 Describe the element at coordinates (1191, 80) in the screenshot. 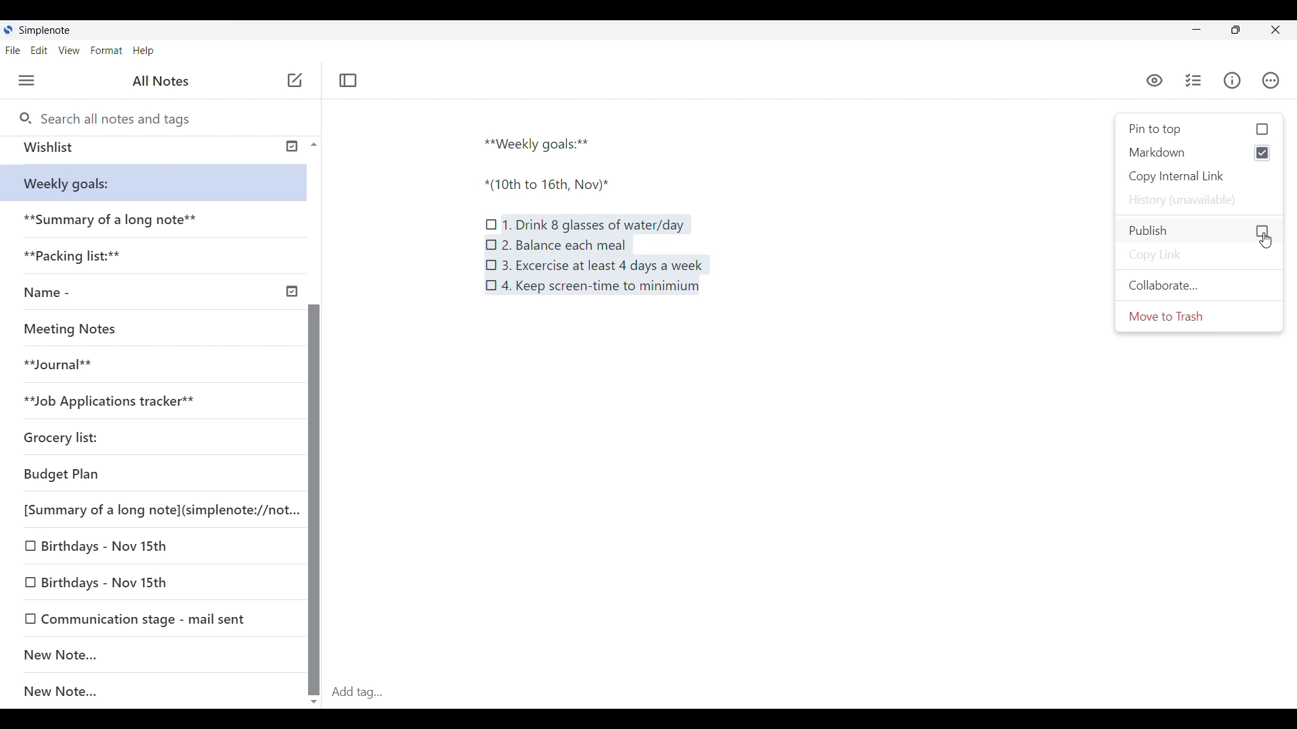

I see `Checklist` at that location.